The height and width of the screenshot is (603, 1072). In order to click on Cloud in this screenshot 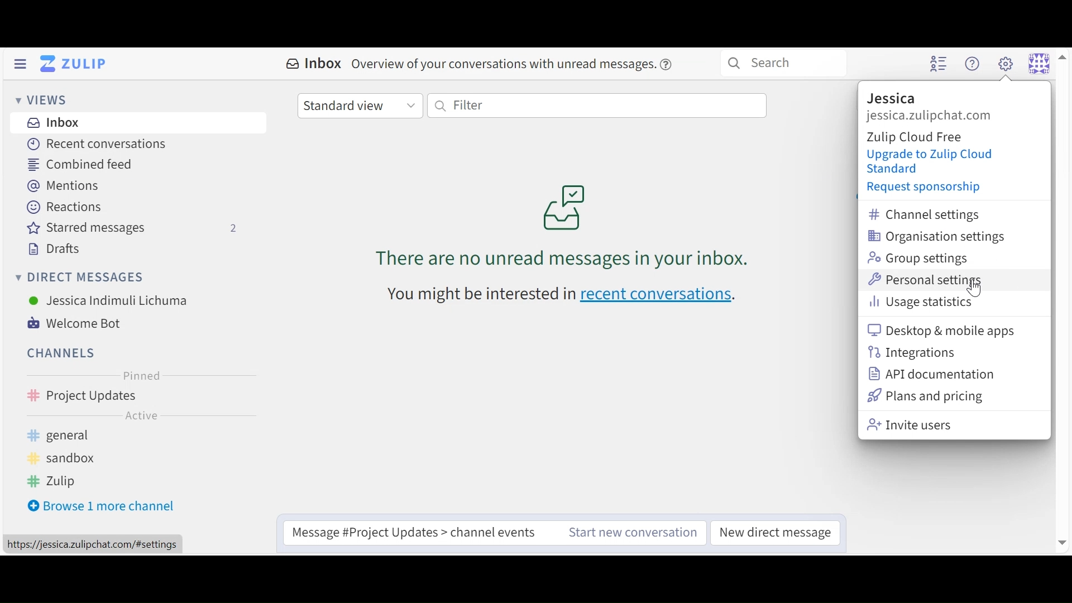, I will do `click(918, 136)`.